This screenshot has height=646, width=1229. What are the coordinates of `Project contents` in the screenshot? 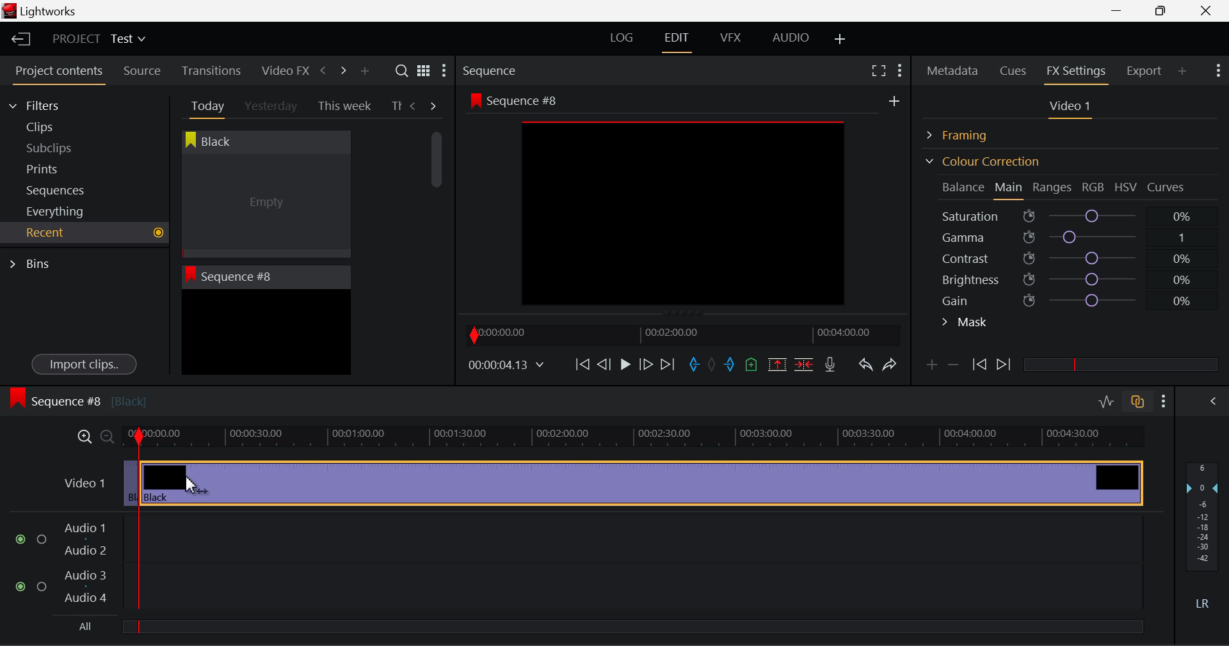 It's located at (58, 74).